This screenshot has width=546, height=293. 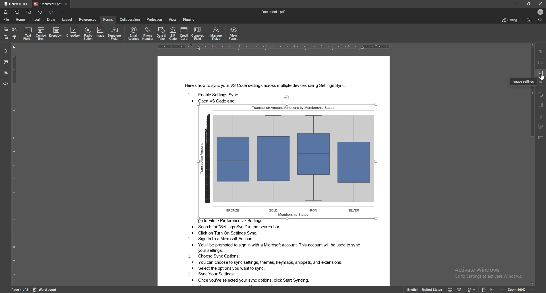 What do you see at coordinates (502, 290) in the screenshot?
I see `zoom out` at bounding box center [502, 290].